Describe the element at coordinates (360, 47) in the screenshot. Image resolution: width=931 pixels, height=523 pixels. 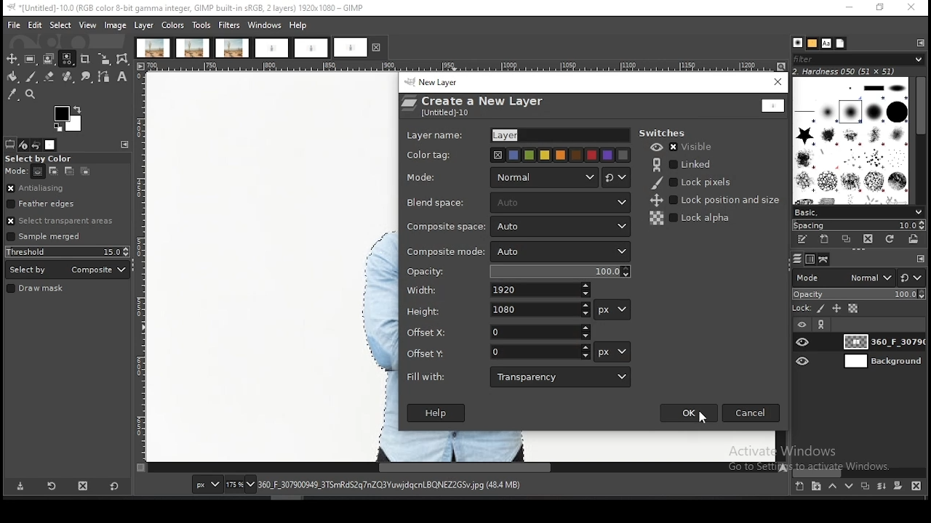
I see `project tab` at that location.